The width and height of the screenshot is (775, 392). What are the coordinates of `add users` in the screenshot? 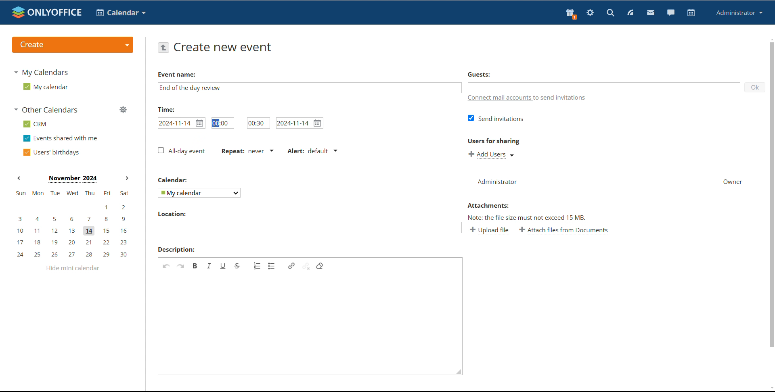 It's located at (492, 154).